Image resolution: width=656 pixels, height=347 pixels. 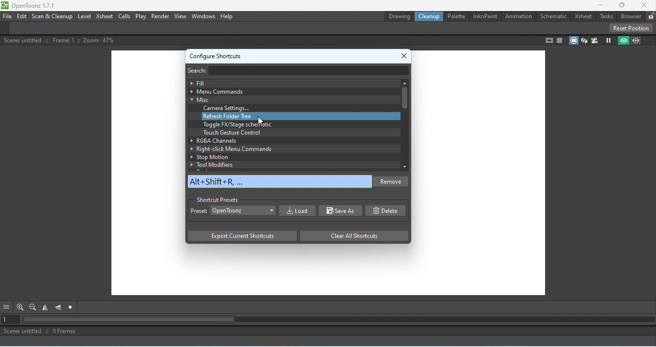 What do you see at coordinates (388, 211) in the screenshot?
I see `Delete` at bounding box center [388, 211].